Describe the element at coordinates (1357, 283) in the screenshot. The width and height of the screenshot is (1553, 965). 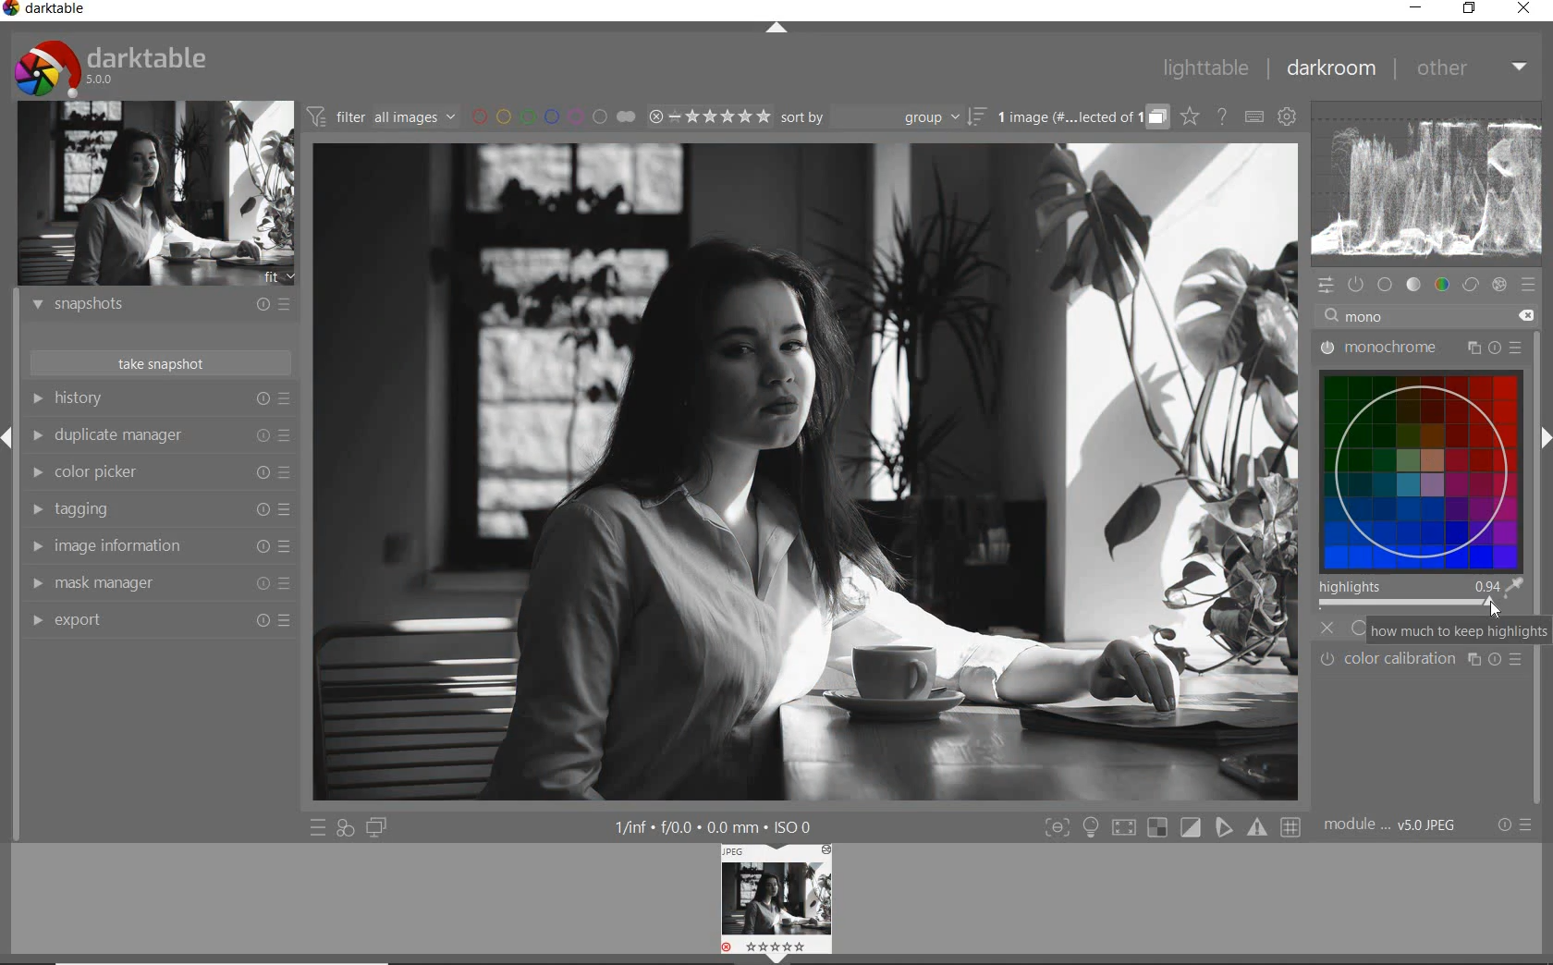
I see `show only active modules` at that location.